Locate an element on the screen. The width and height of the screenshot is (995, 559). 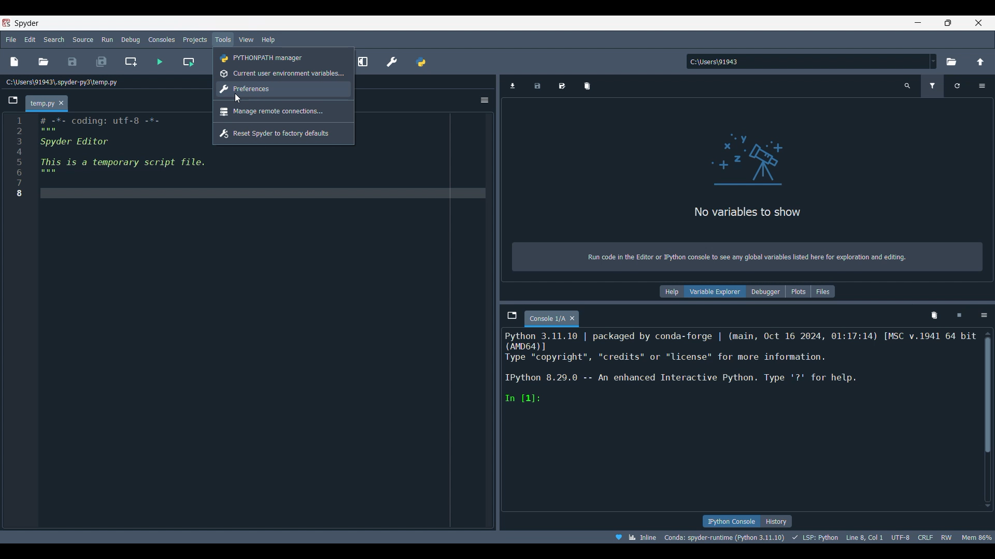
info is located at coordinates (745, 258).